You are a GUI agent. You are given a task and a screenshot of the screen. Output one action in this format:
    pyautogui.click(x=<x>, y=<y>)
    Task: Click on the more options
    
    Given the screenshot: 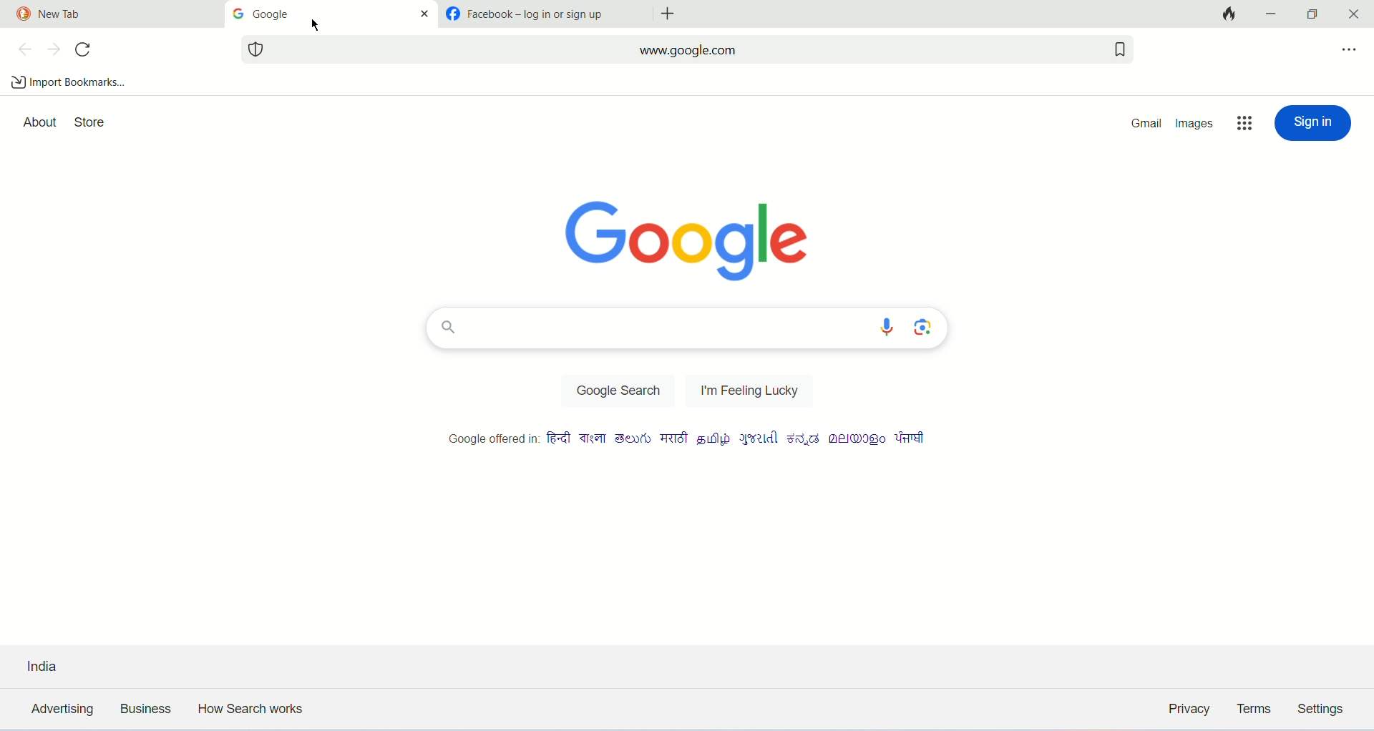 What is the action you would take?
    pyautogui.click(x=1247, y=124)
    